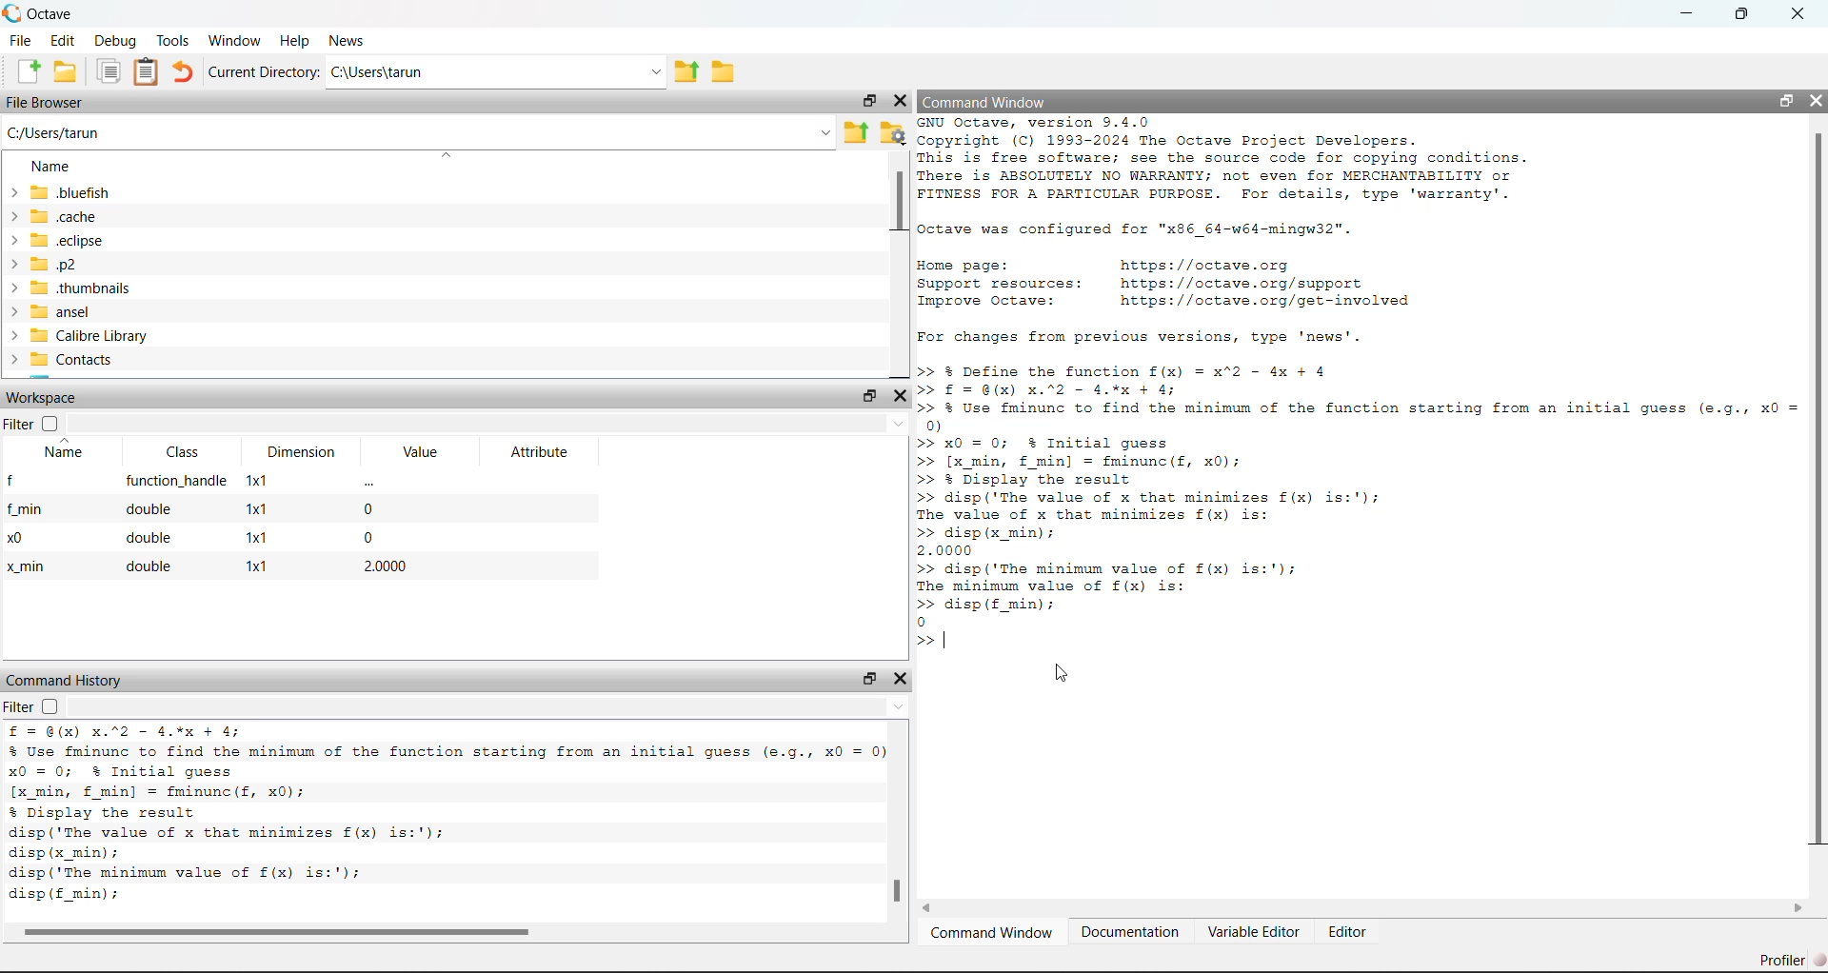  Describe the element at coordinates (63, 193) in the screenshot. I see `bluefish` at that location.